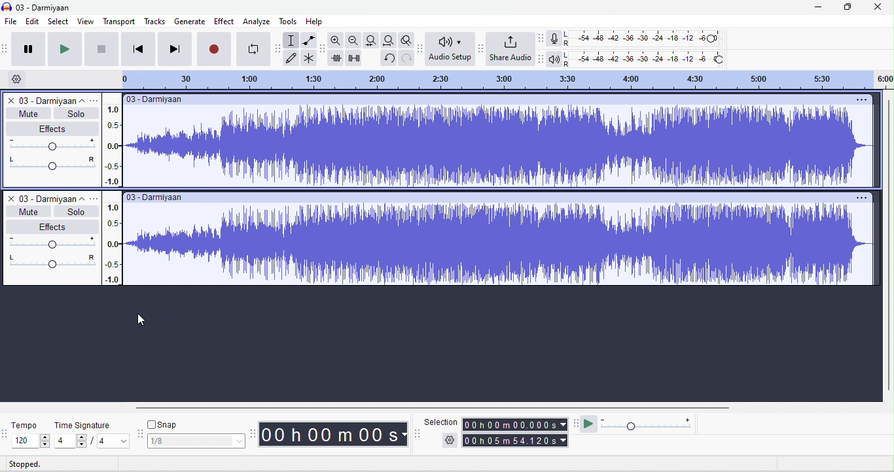 The height and width of the screenshot is (472, 894). What do you see at coordinates (287, 21) in the screenshot?
I see `tools` at bounding box center [287, 21].